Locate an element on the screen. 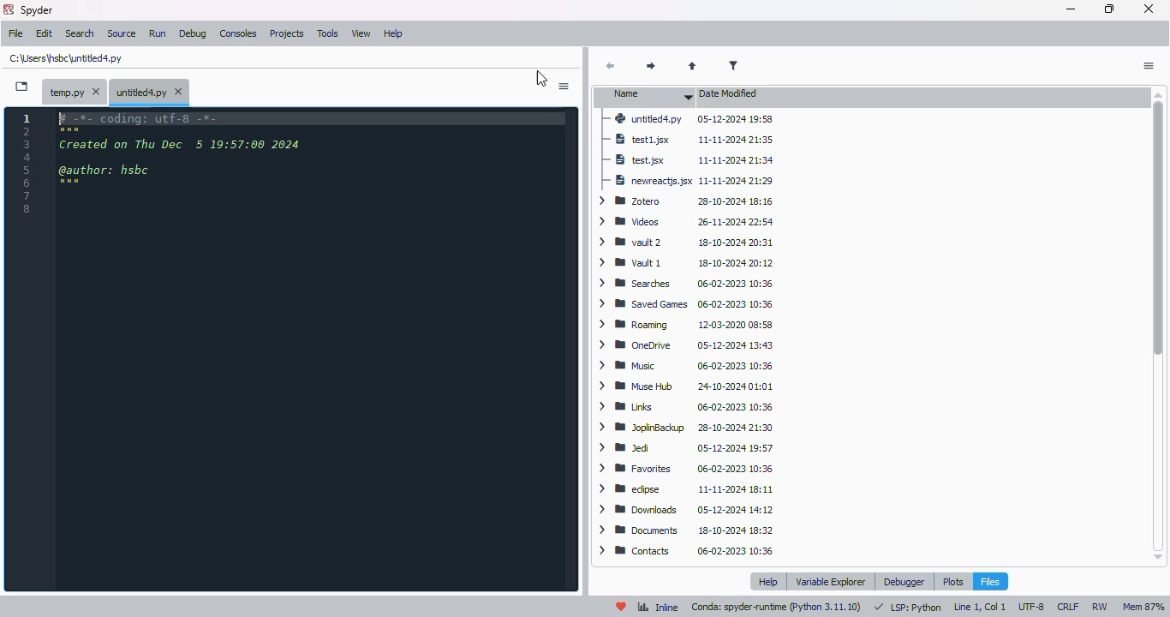 This screenshot has height=617, width=1170. test1.jsx is located at coordinates (690, 182).